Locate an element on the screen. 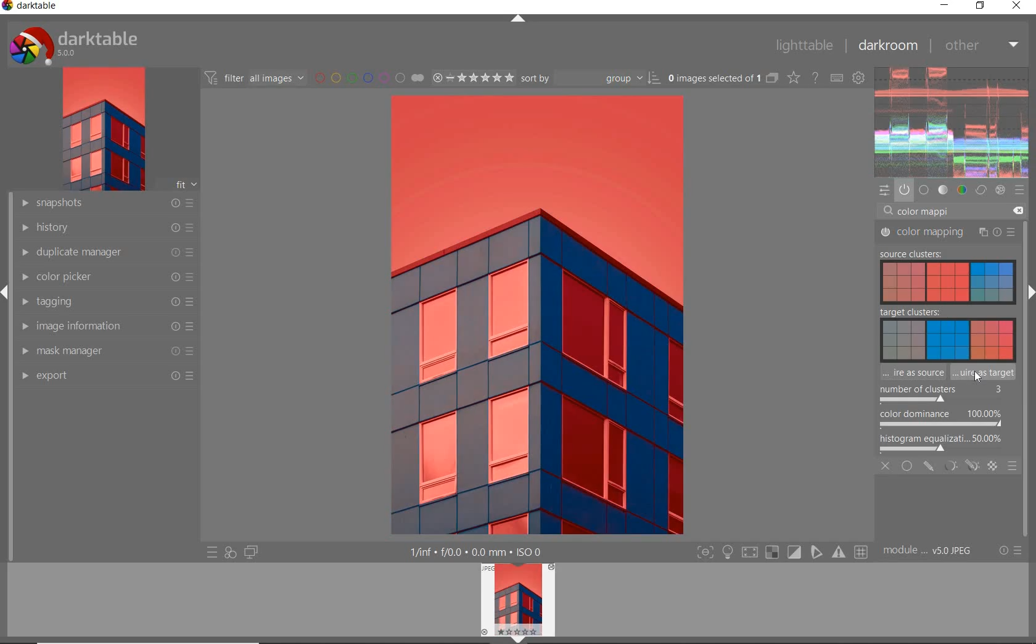 Image resolution: width=1036 pixels, height=644 pixels. CLOSE is located at coordinates (887, 468).